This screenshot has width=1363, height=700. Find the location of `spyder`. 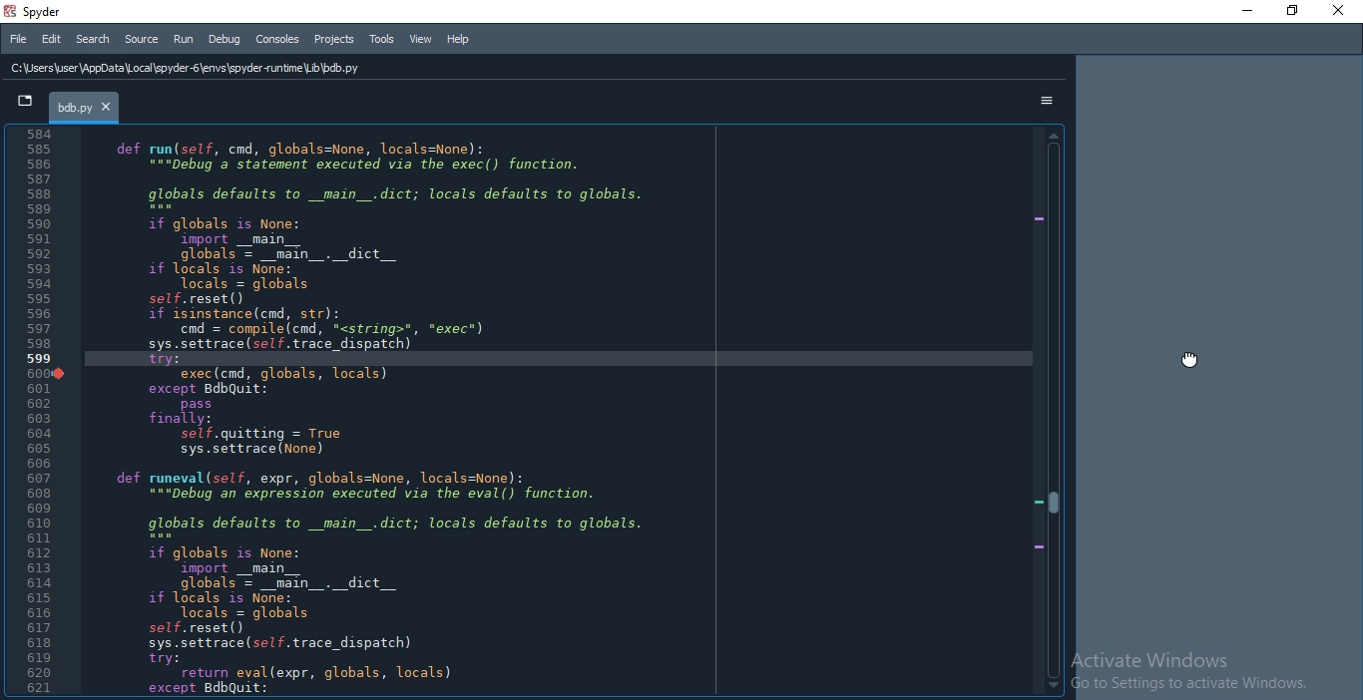

spyder is located at coordinates (46, 11).